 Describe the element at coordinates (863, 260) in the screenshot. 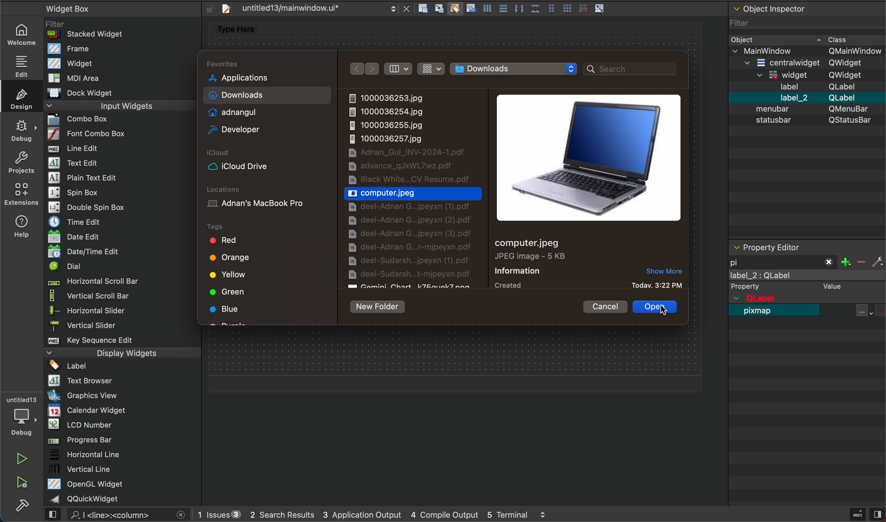

I see `filter` at that location.